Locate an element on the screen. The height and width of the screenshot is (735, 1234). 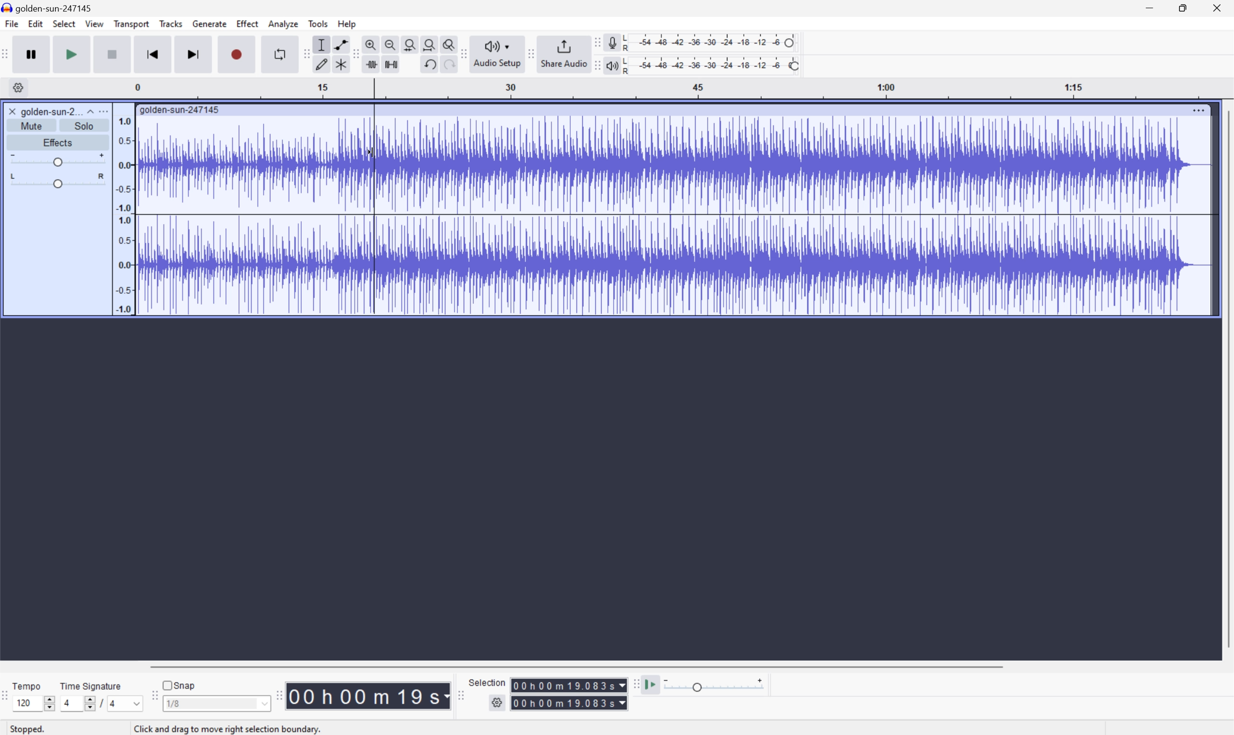
Click and drag to select audio is located at coordinates (223, 726).